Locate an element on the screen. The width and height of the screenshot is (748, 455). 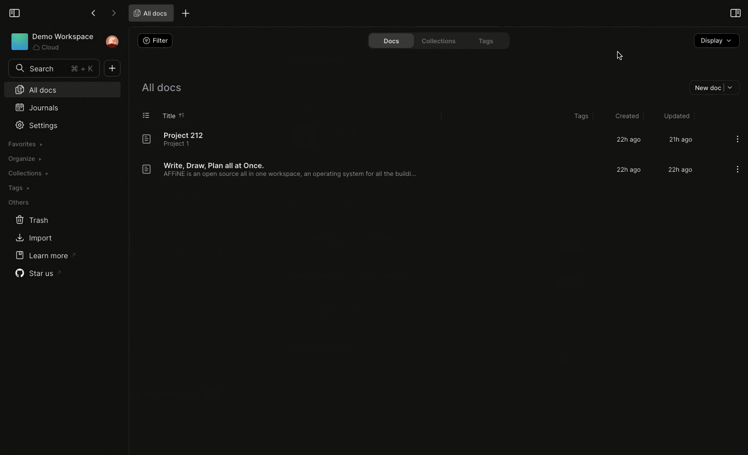
Options is located at coordinates (737, 170).